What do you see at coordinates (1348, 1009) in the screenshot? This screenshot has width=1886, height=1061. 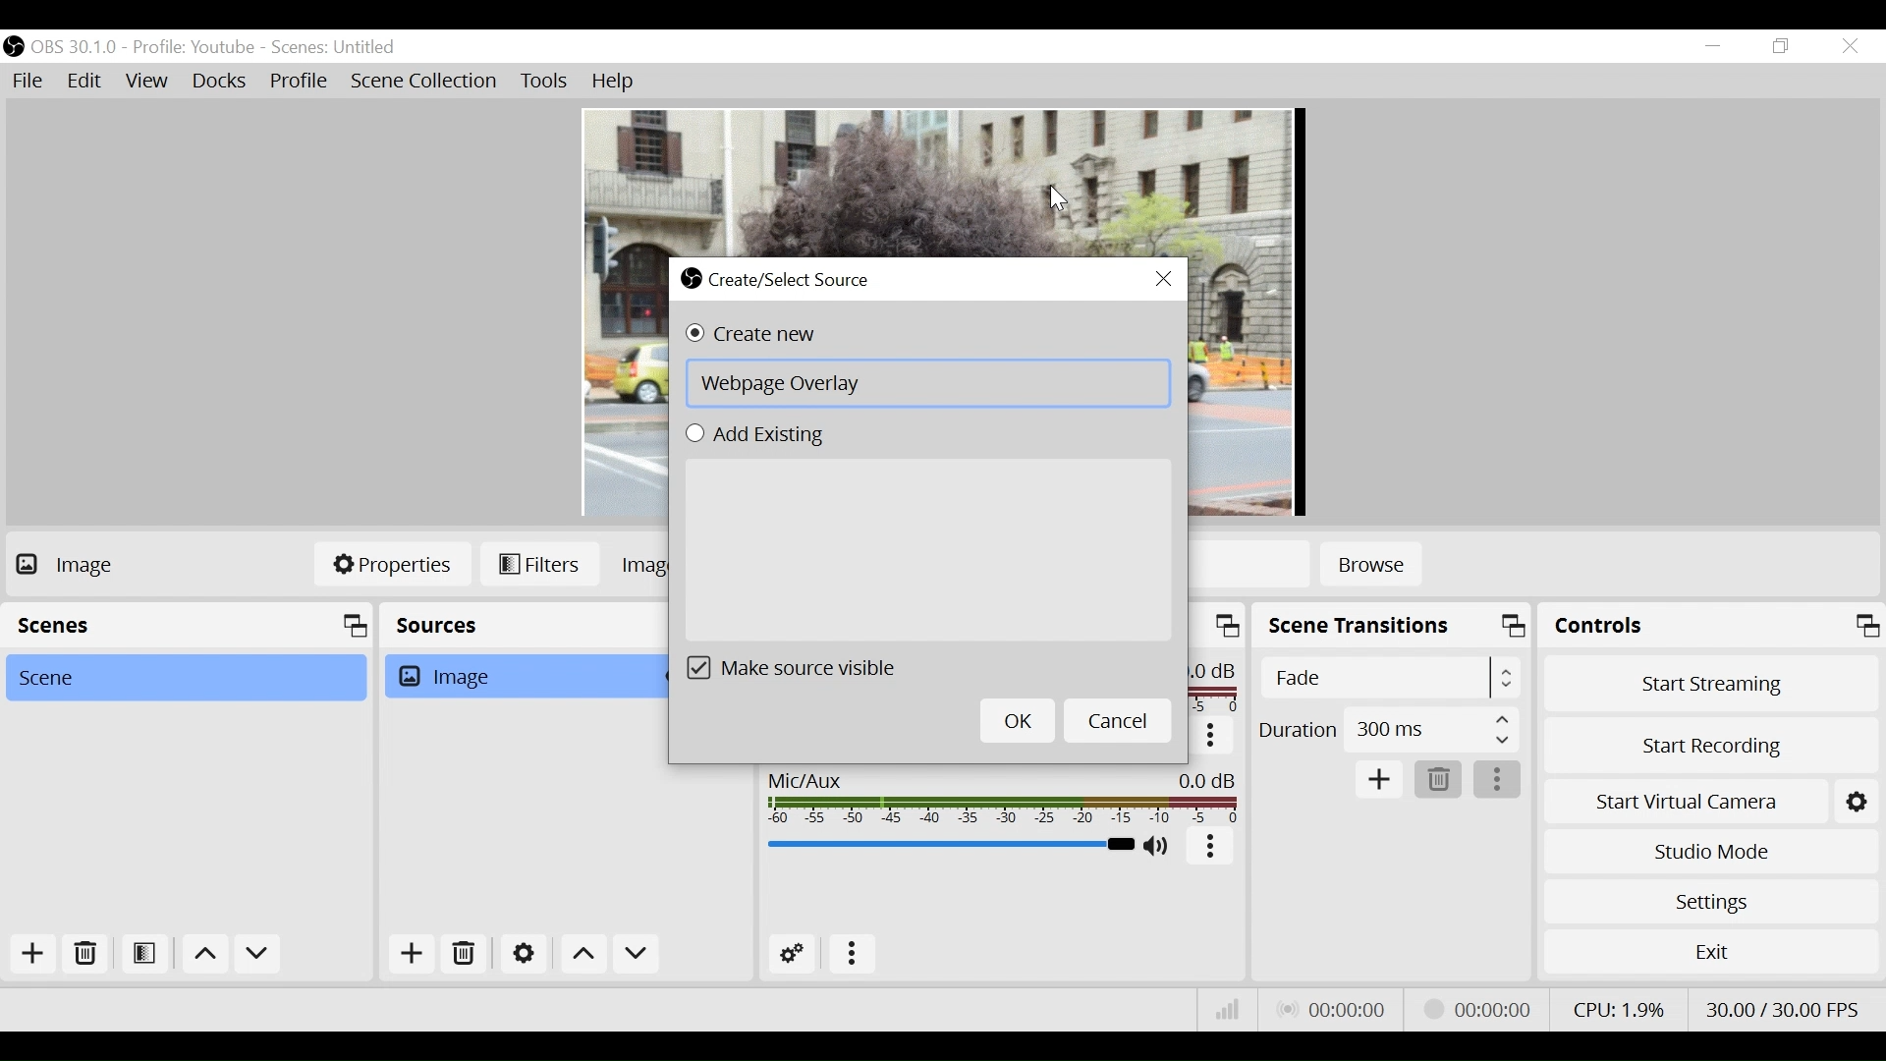 I see `Live Status` at bounding box center [1348, 1009].